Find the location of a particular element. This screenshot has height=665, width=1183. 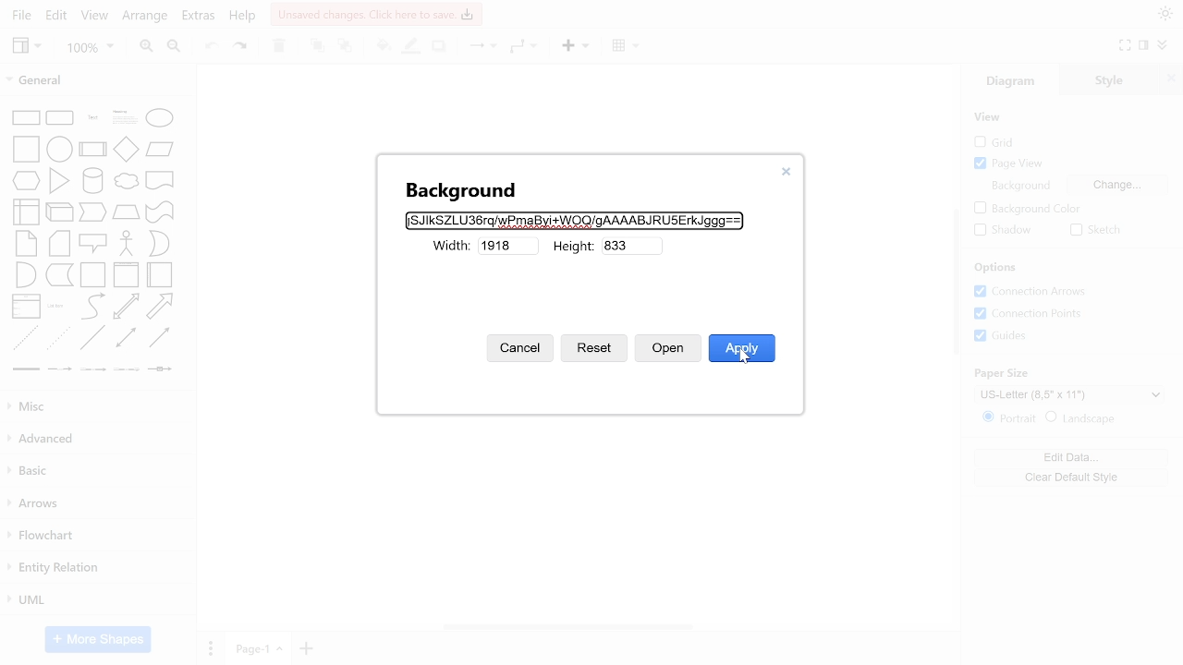

general shapes is located at coordinates (93, 370).